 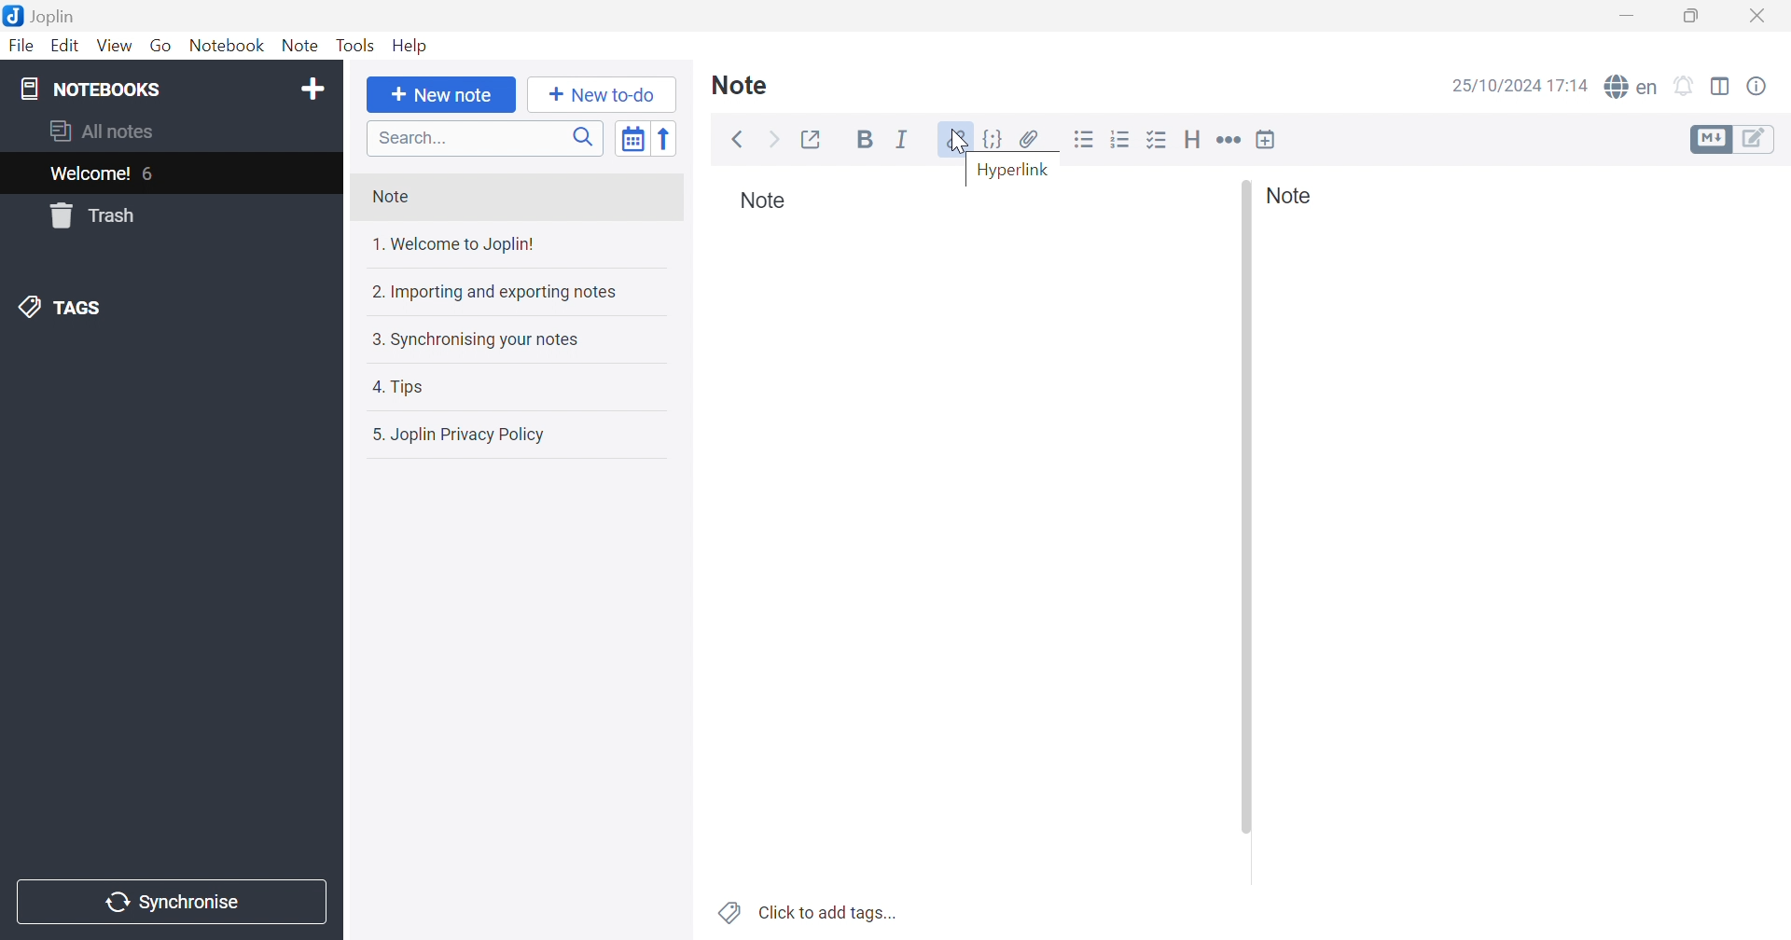 What do you see at coordinates (1493, 87) in the screenshot?
I see `25/10/2024` at bounding box center [1493, 87].